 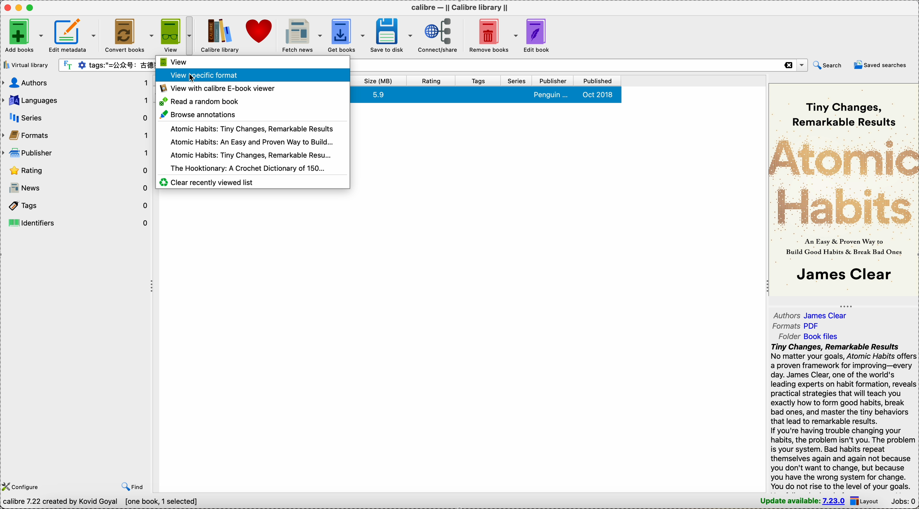 What do you see at coordinates (22, 486) in the screenshot?
I see `configure` at bounding box center [22, 486].